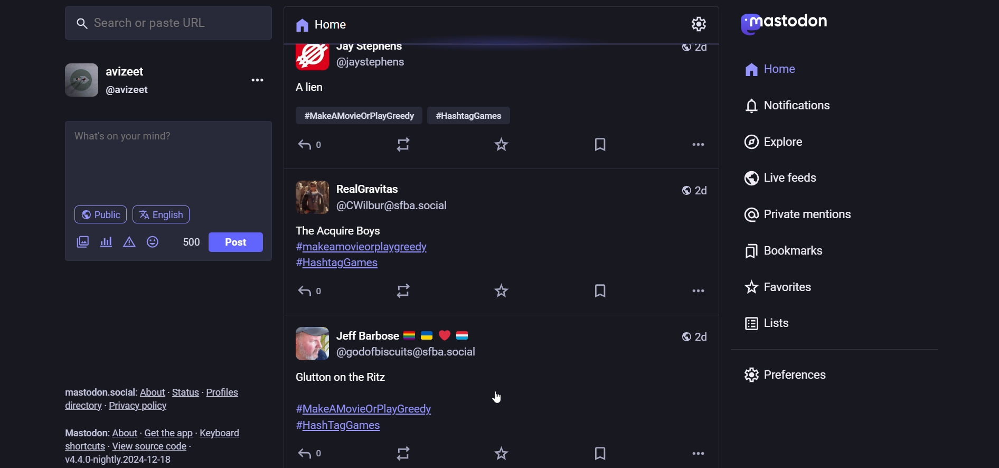 The width and height of the screenshot is (999, 468). Describe the element at coordinates (800, 212) in the screenshot. I see `private mention` at that location.